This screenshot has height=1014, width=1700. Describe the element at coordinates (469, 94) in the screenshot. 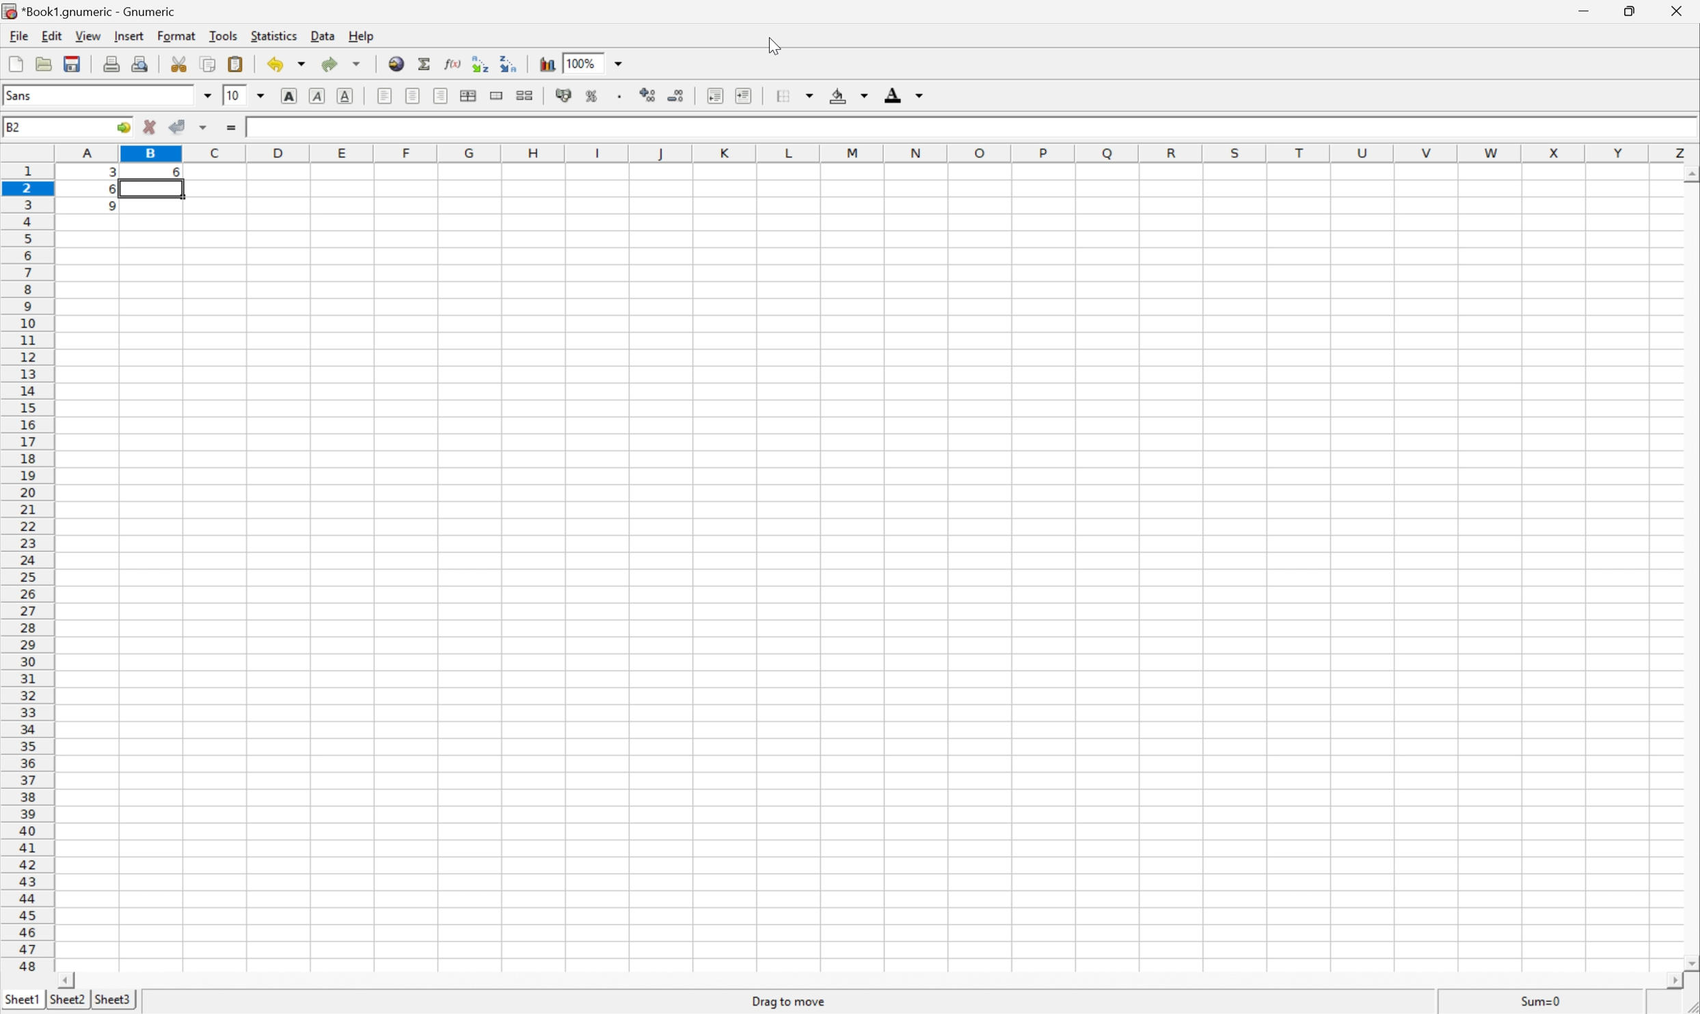

I see `Center horizontally across selection` at that location.